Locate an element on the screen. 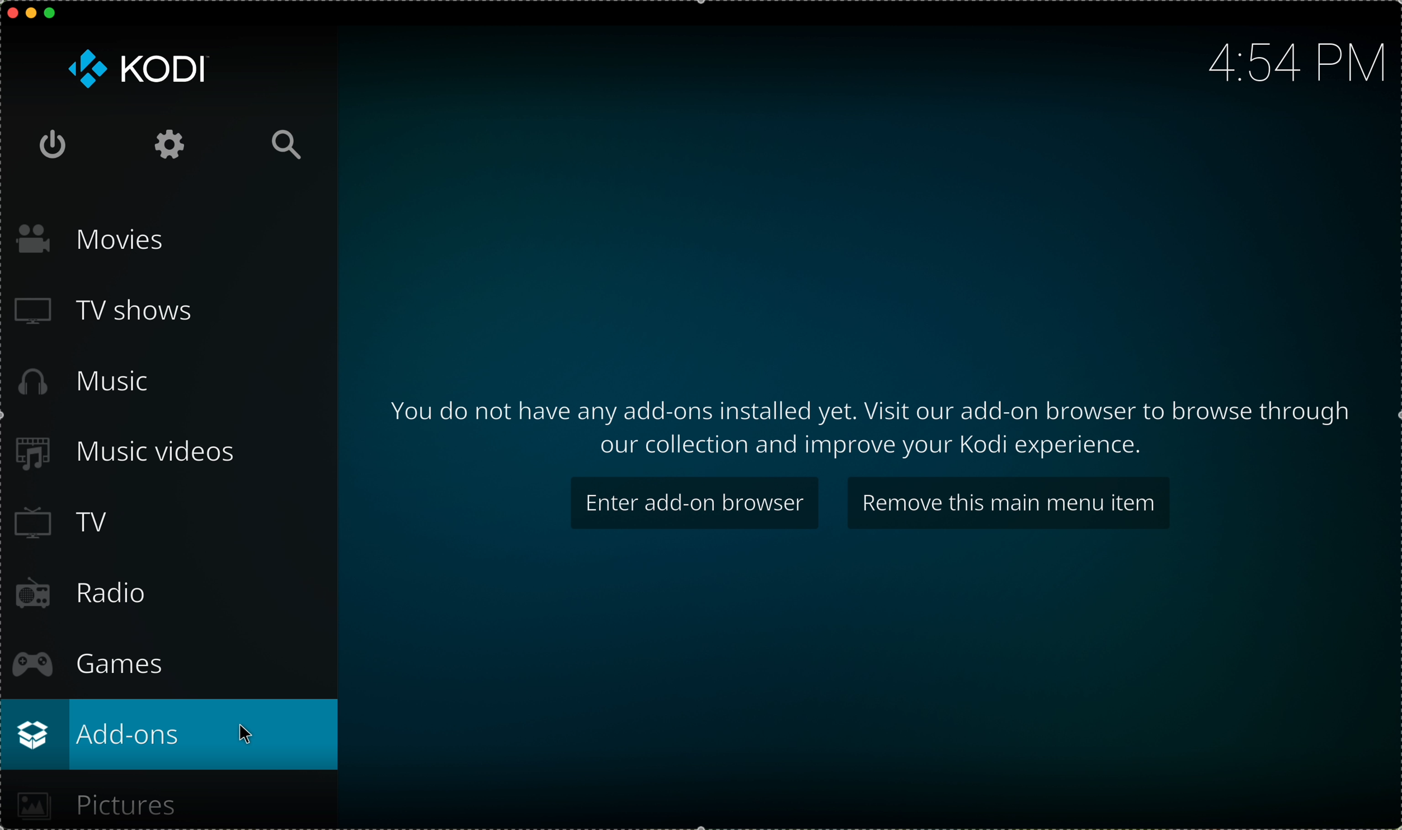 The image size is (1402, 830). movies is located at coordinates (93, 240).